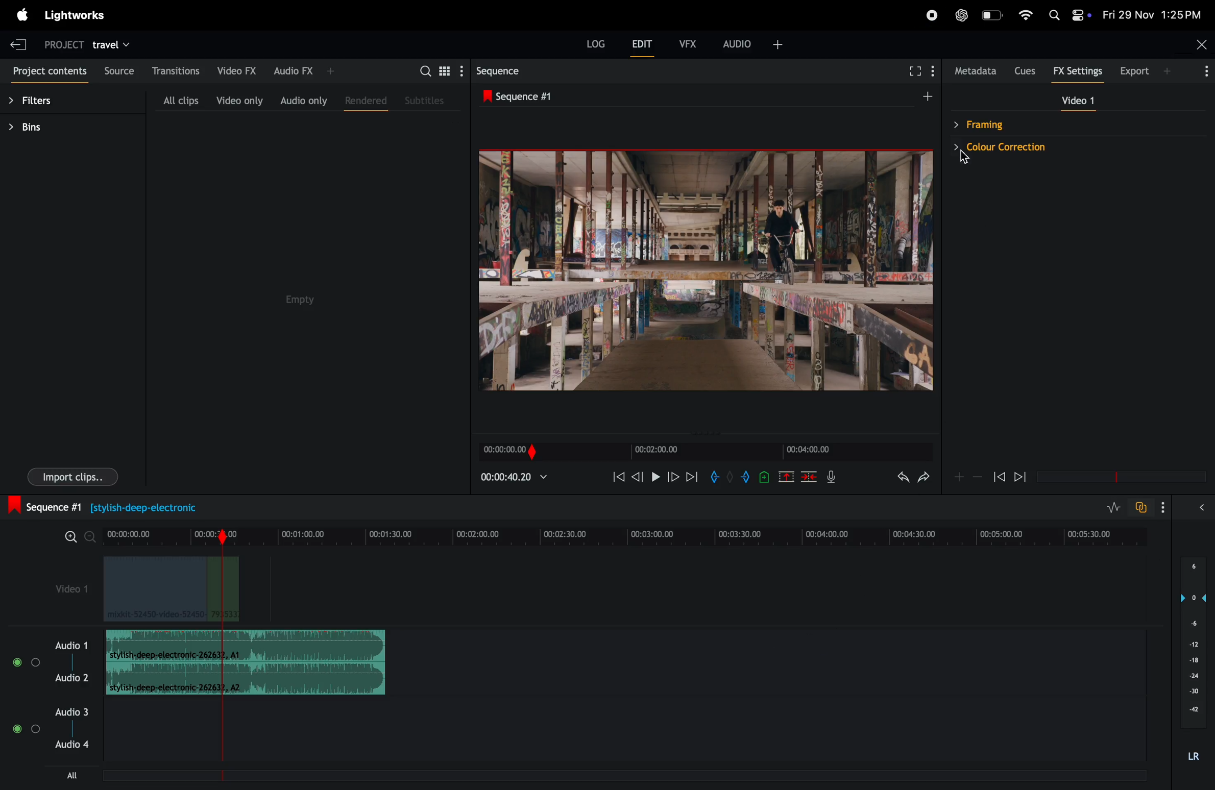 Image resolution: width=1215 pixels, height=790 pixels. Describe the element at coordinates (692, 479) in the screenshot. I see `forward play` at that location.